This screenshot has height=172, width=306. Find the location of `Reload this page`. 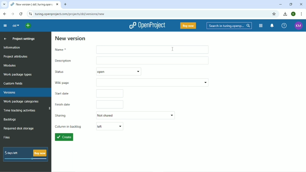

Reload this page is located at coordinates (21, 14).